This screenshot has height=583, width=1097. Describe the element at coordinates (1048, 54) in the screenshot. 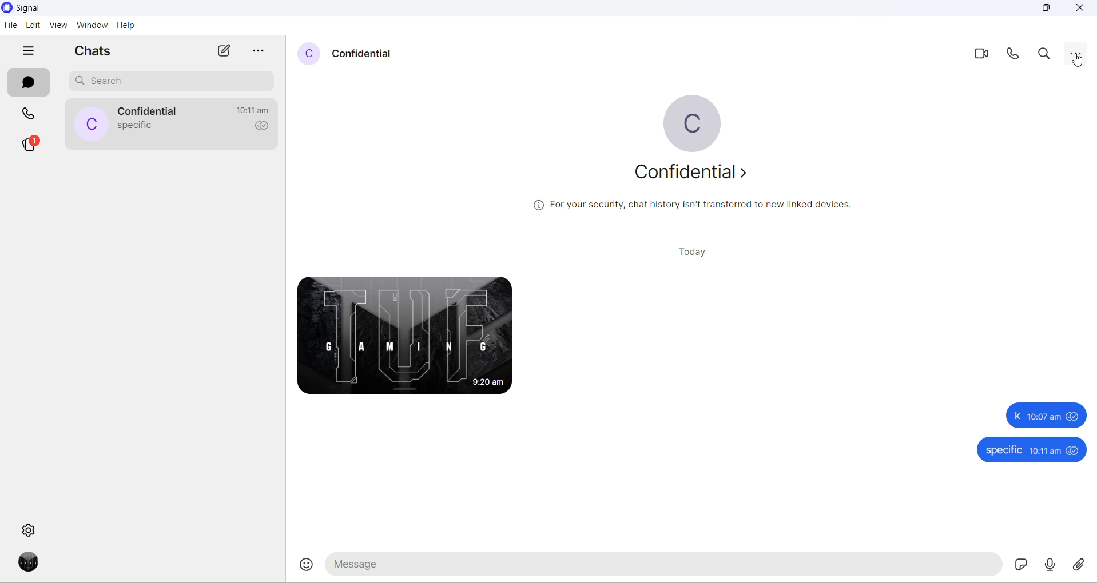

I see `search in chat` at that location.